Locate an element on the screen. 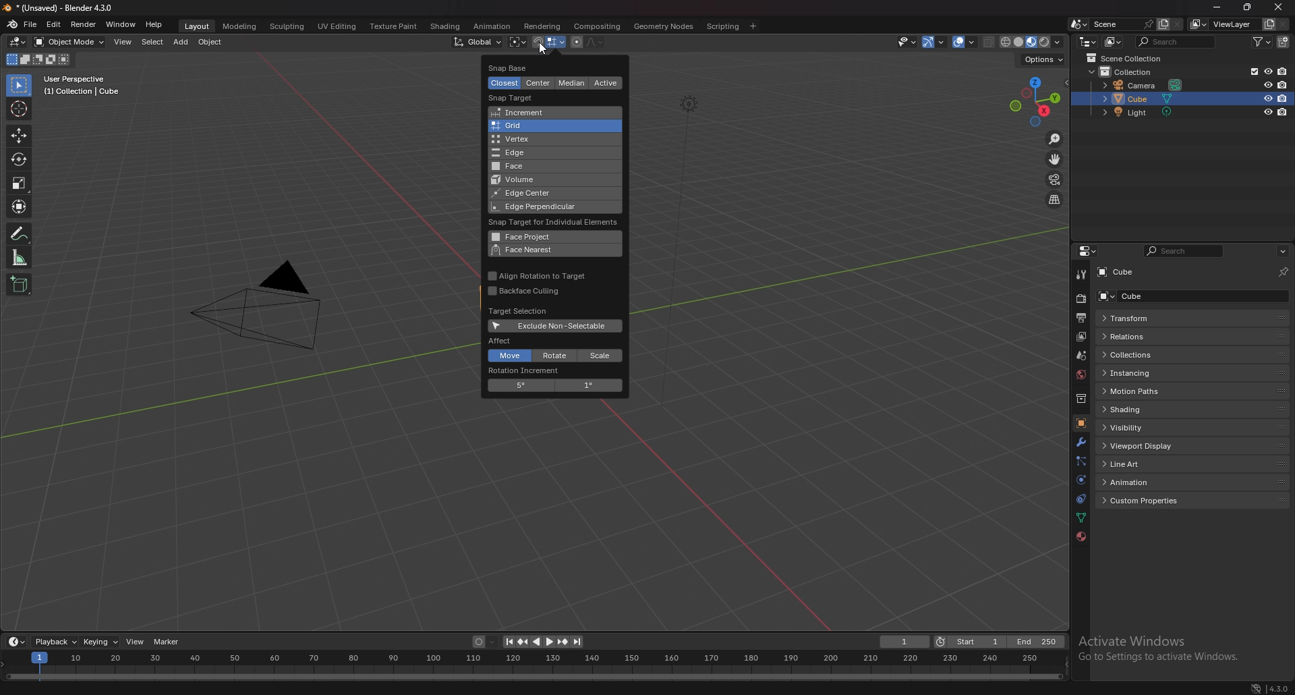 This screenshot has width=1295, height=695. cube is located at coordinates (1147, 296).